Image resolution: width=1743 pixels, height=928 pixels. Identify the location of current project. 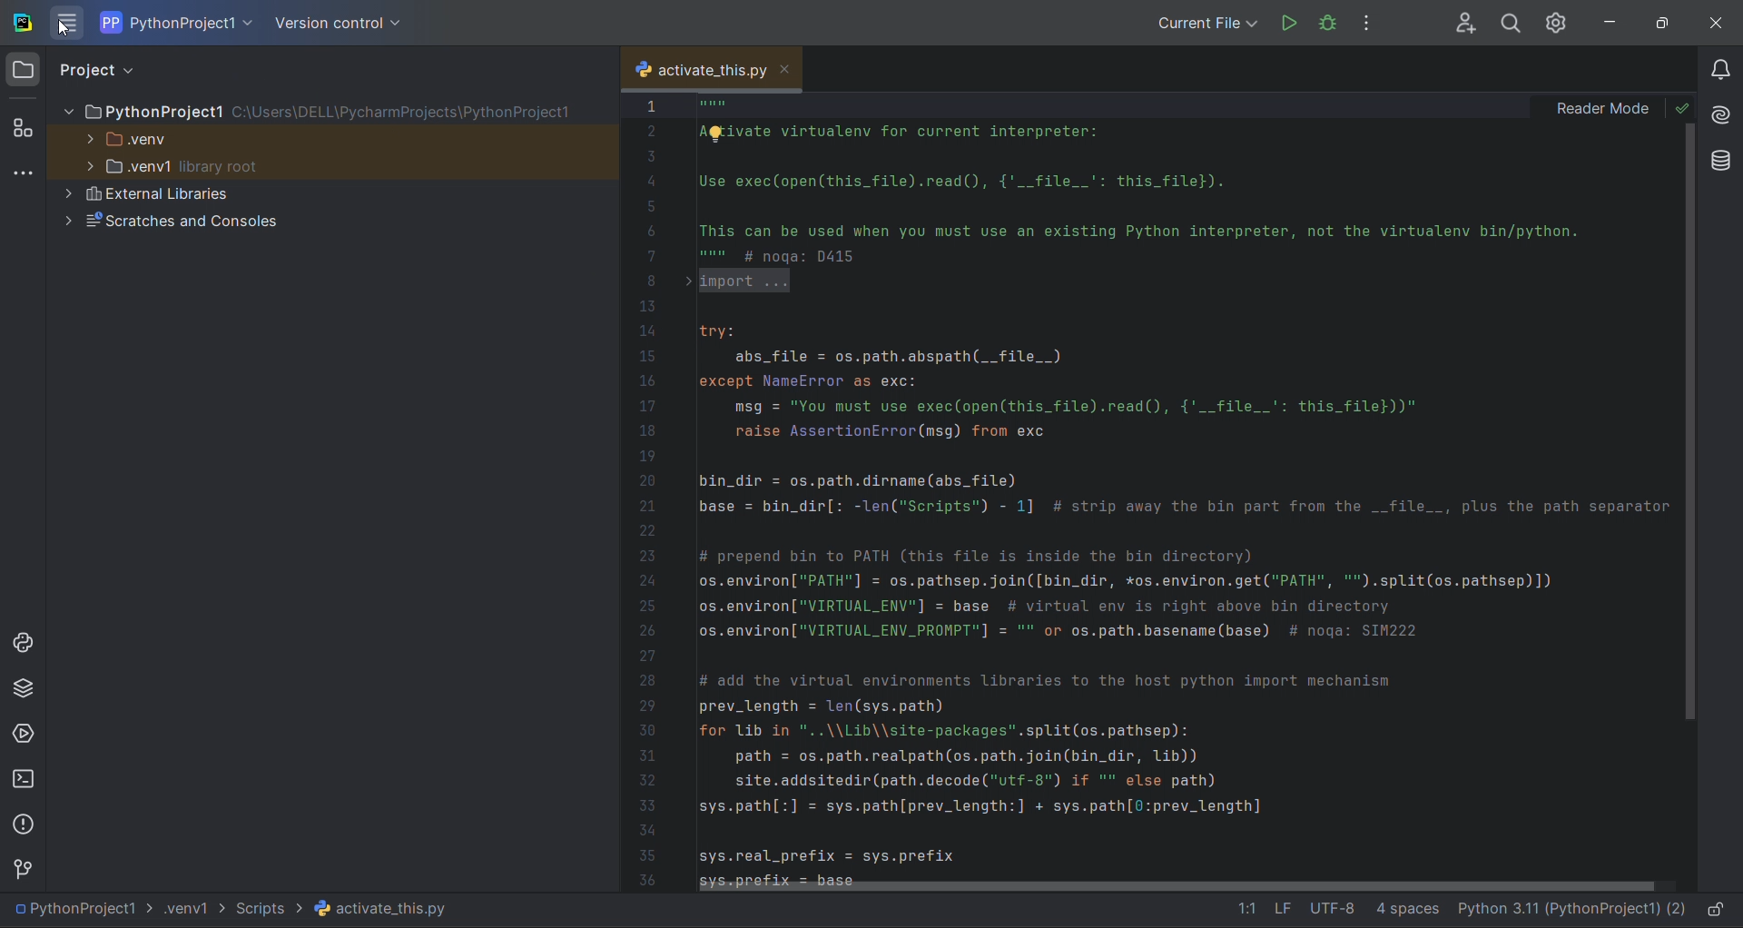
(177, 22).